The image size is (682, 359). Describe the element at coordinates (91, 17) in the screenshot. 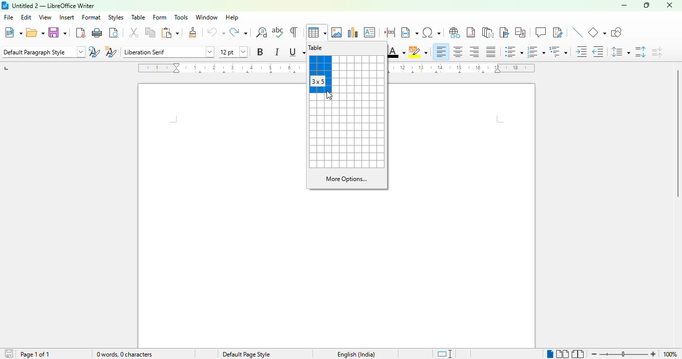

I see `format` at that location.